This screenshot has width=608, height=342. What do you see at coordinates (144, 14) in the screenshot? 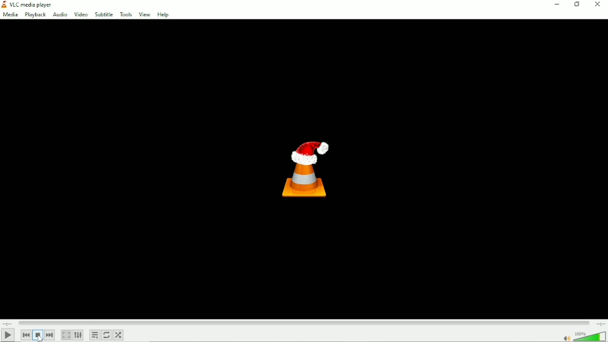
I see `View` at bounding box center [144, 14].